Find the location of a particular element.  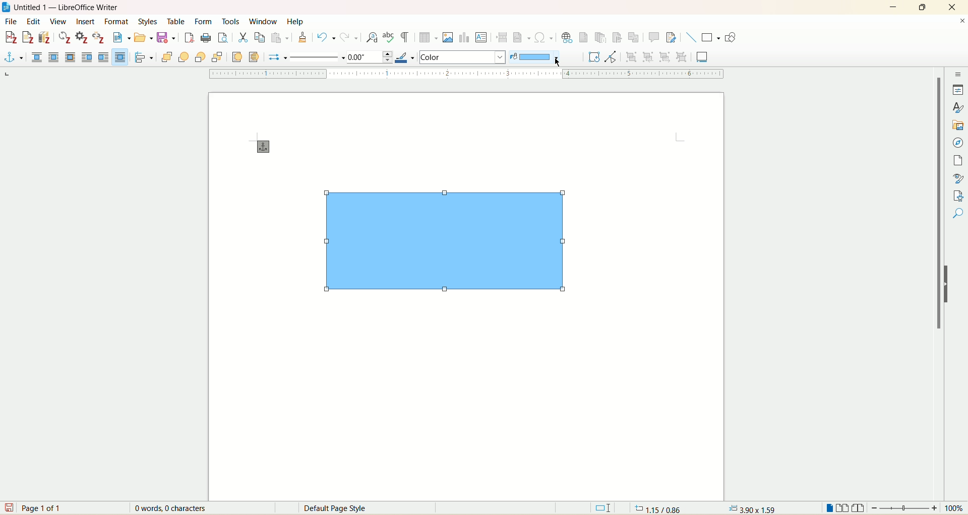

styles is located at coordinates (147, 21).